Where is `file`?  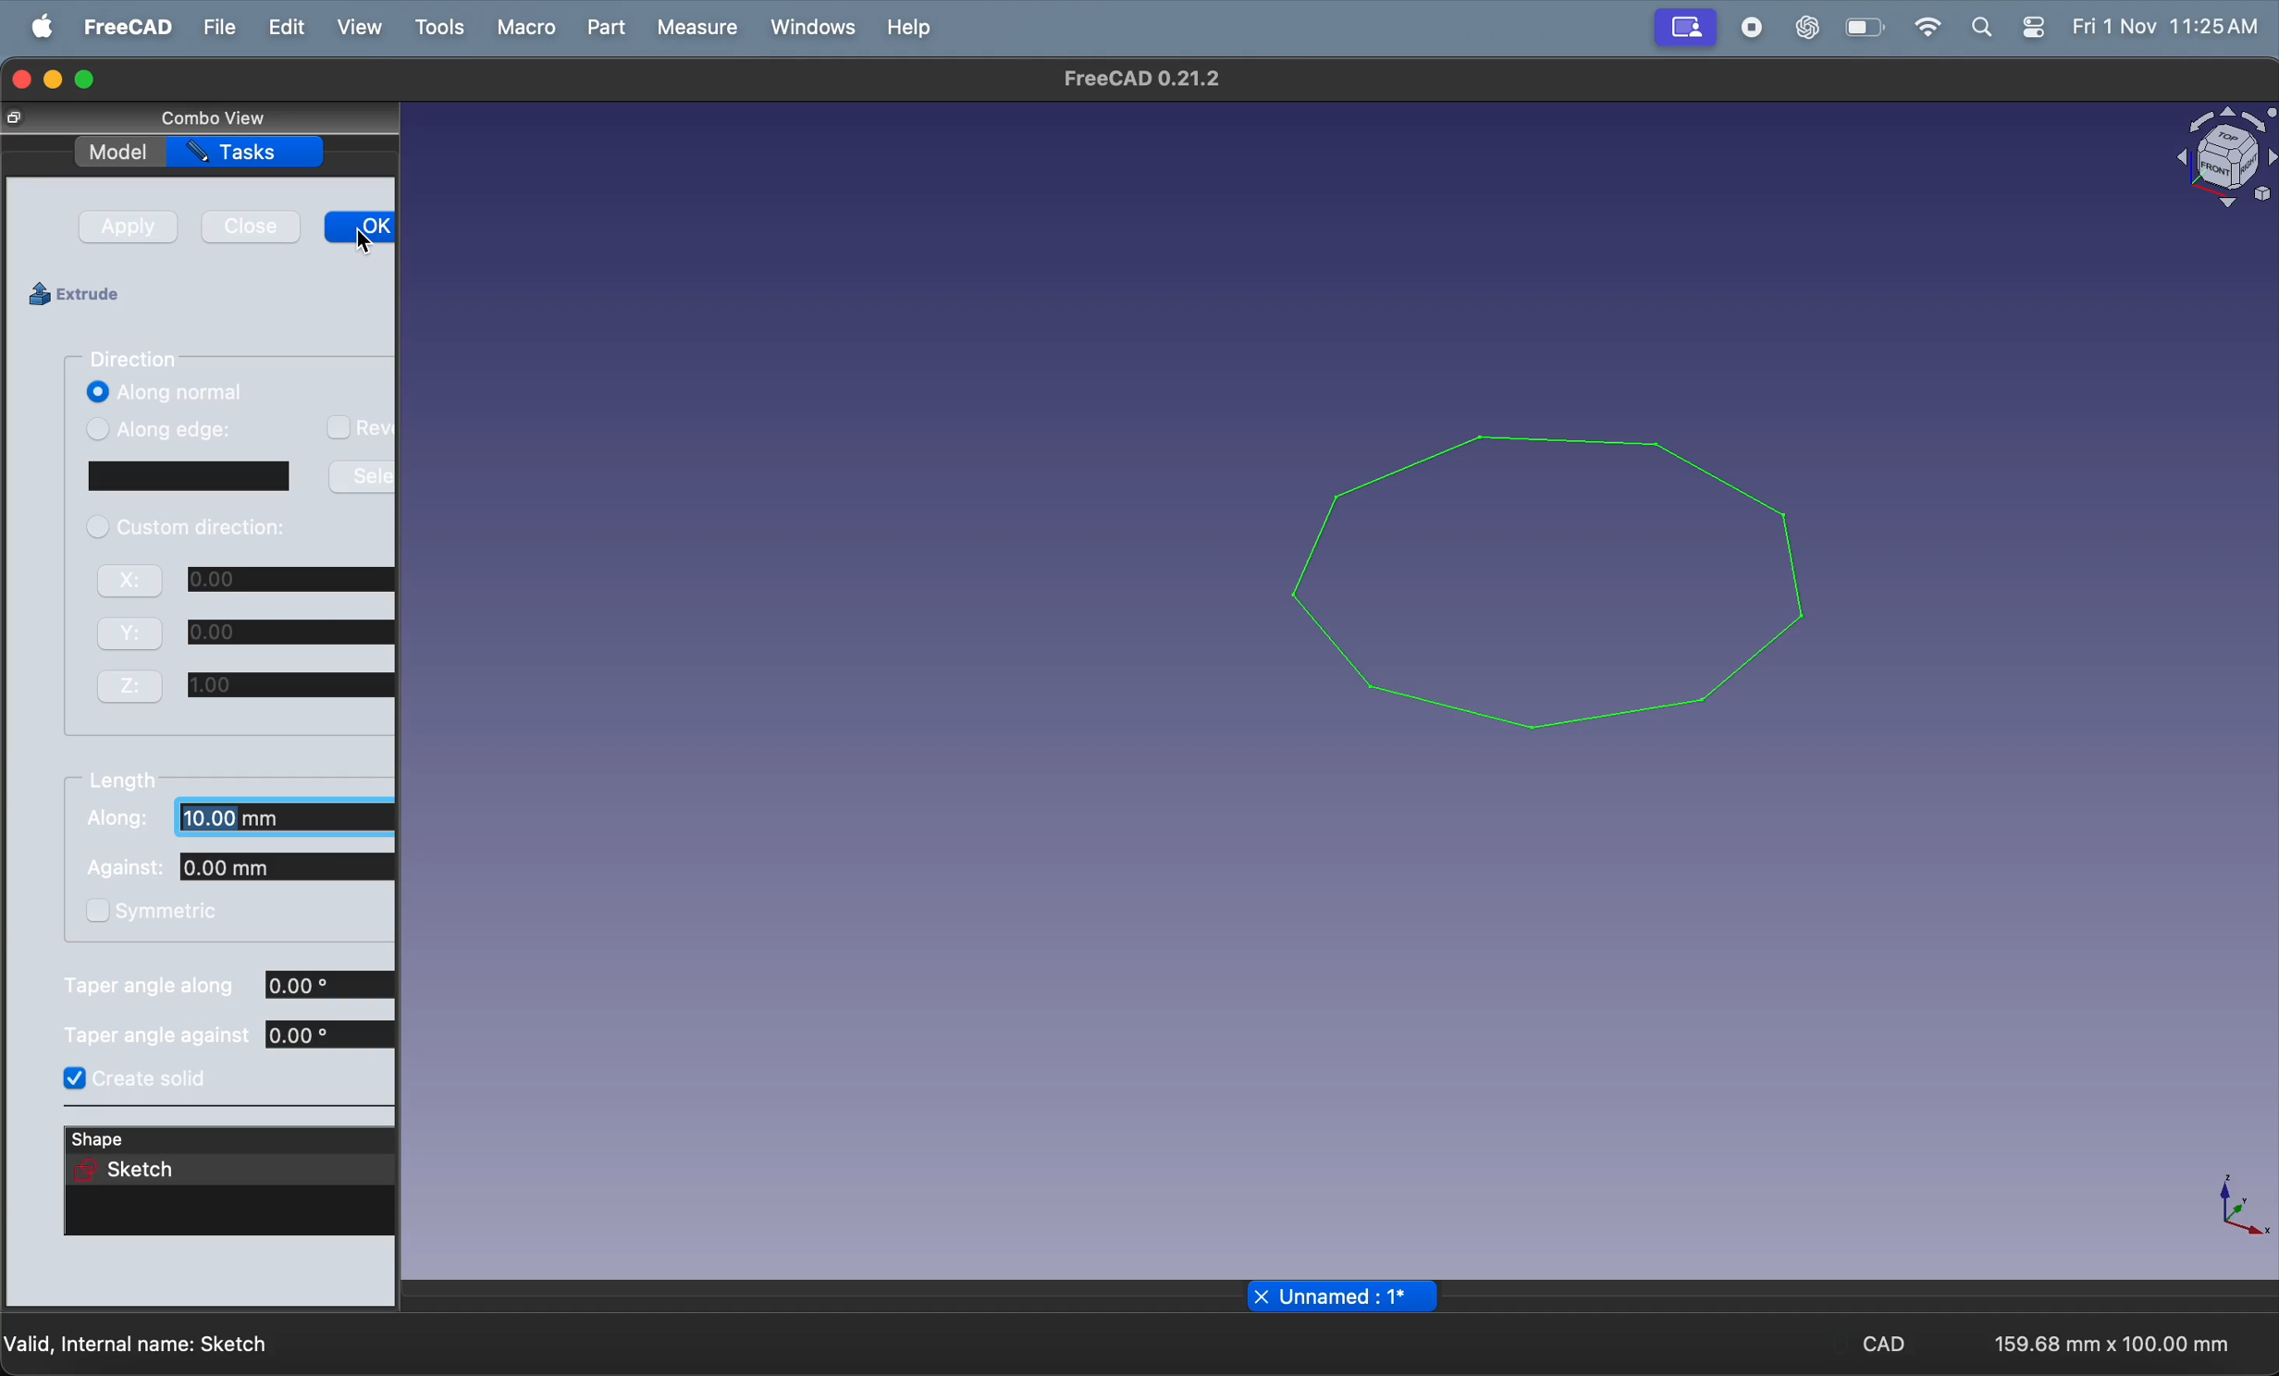
file is located at coordinates (211, 29).